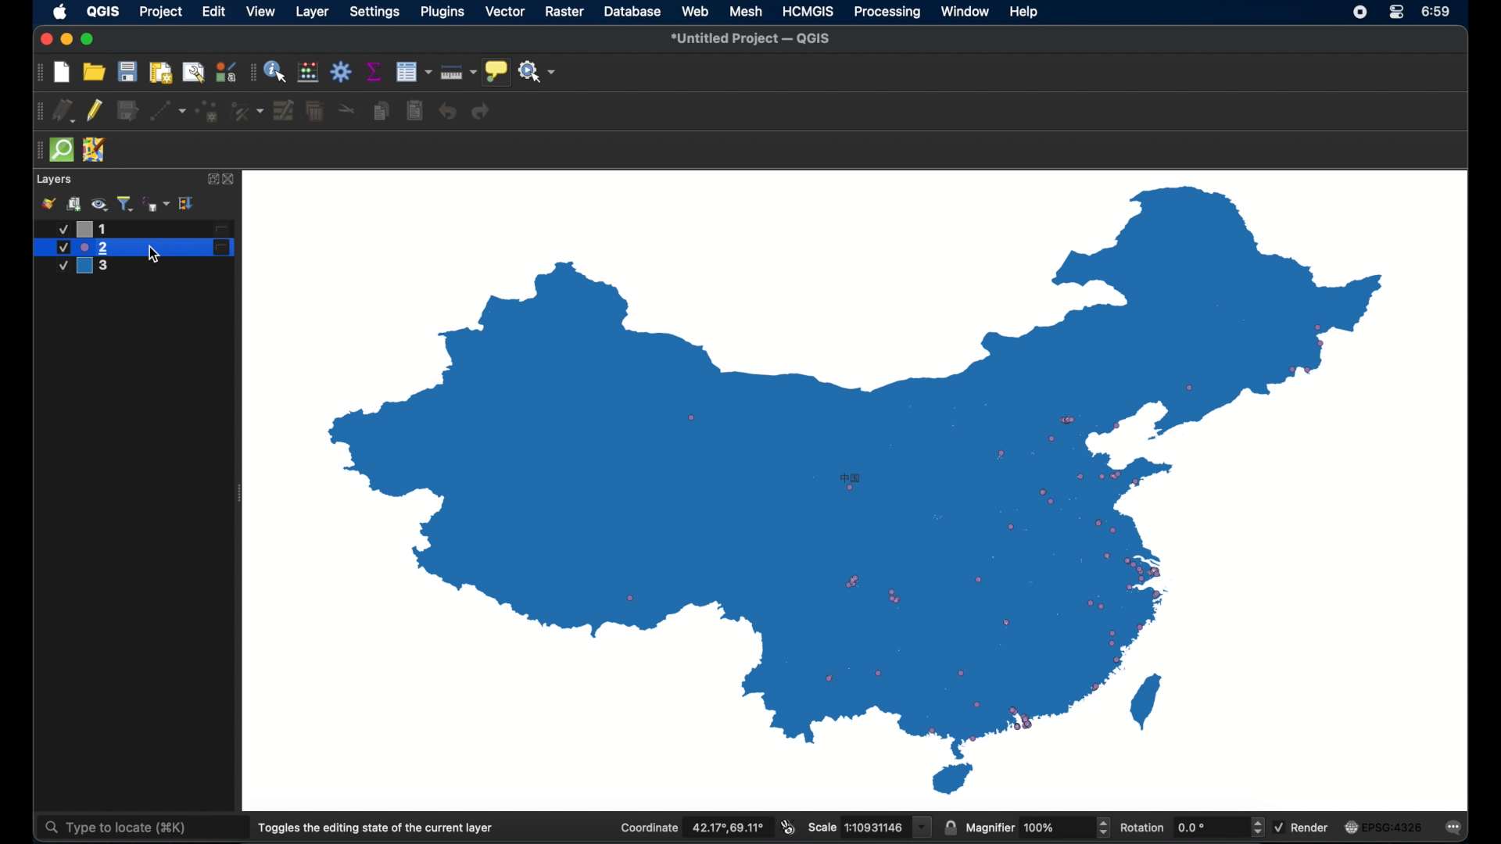 The width and height of the screenshot is (1501, 844). Describe the element at coordinates (374, 13) in the screenshot. I see `settings` at that location.